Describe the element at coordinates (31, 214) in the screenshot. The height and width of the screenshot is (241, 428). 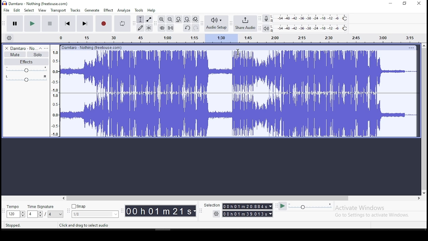
I see `4` at that location.